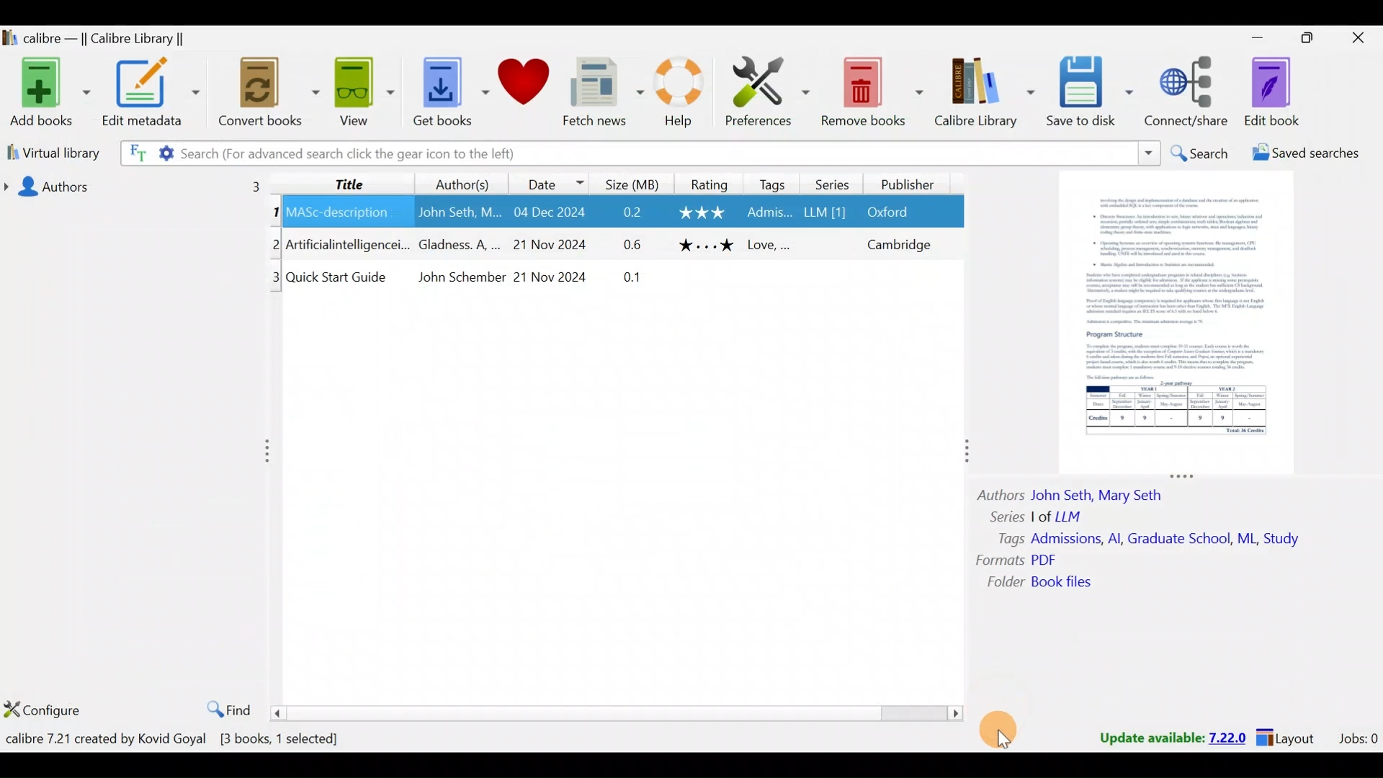  Describe the element at coordinates (458, 213) in the screenshot. I see `` at that location.